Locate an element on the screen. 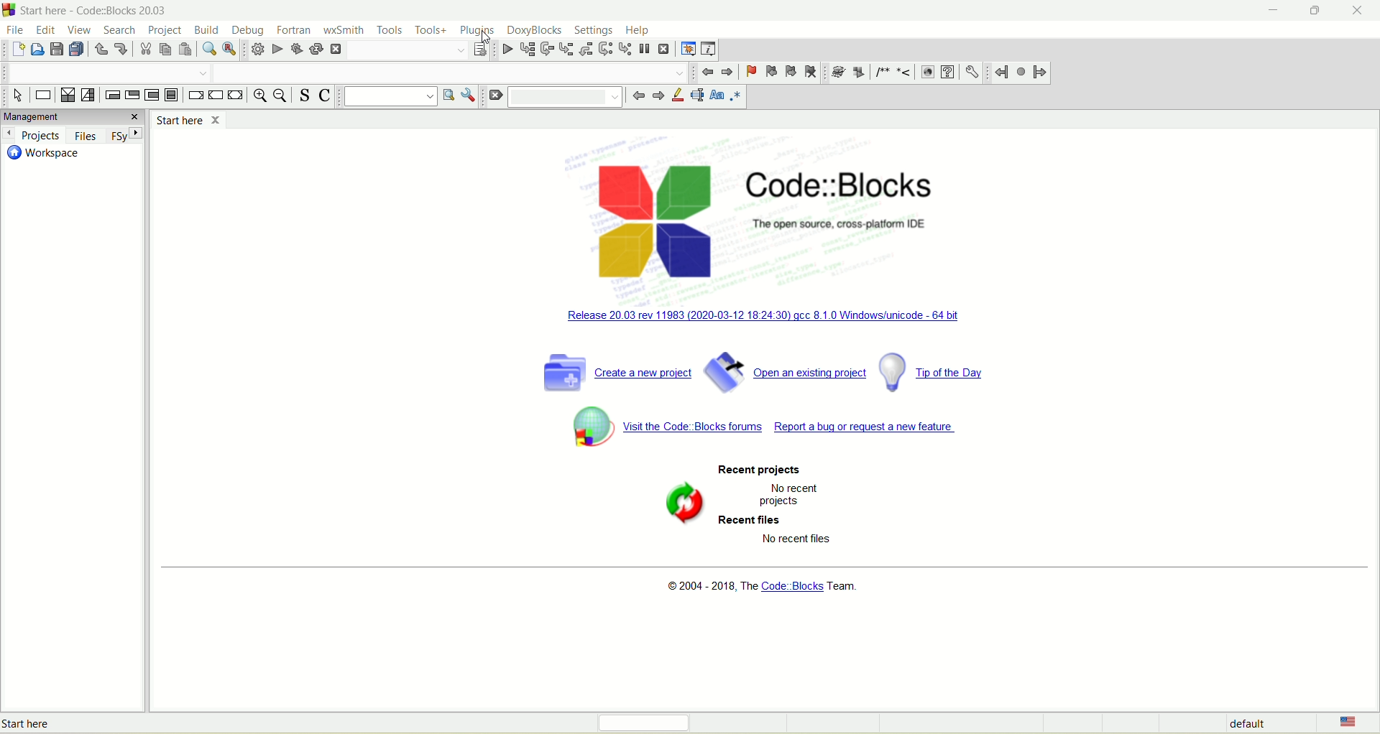 This screenshot has width=1380, height=734. step into instructions is located at coordinates (625, 49).